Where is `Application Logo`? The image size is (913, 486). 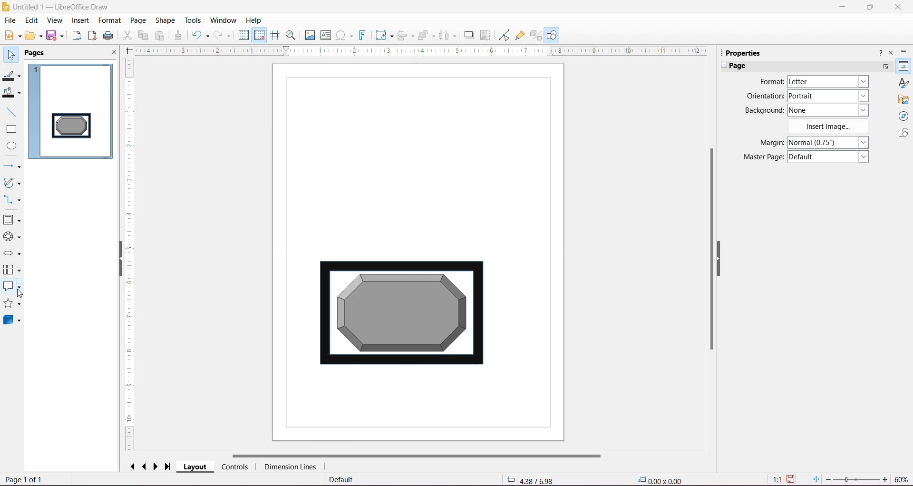
Application Logo is located at coordinates (6, 6).